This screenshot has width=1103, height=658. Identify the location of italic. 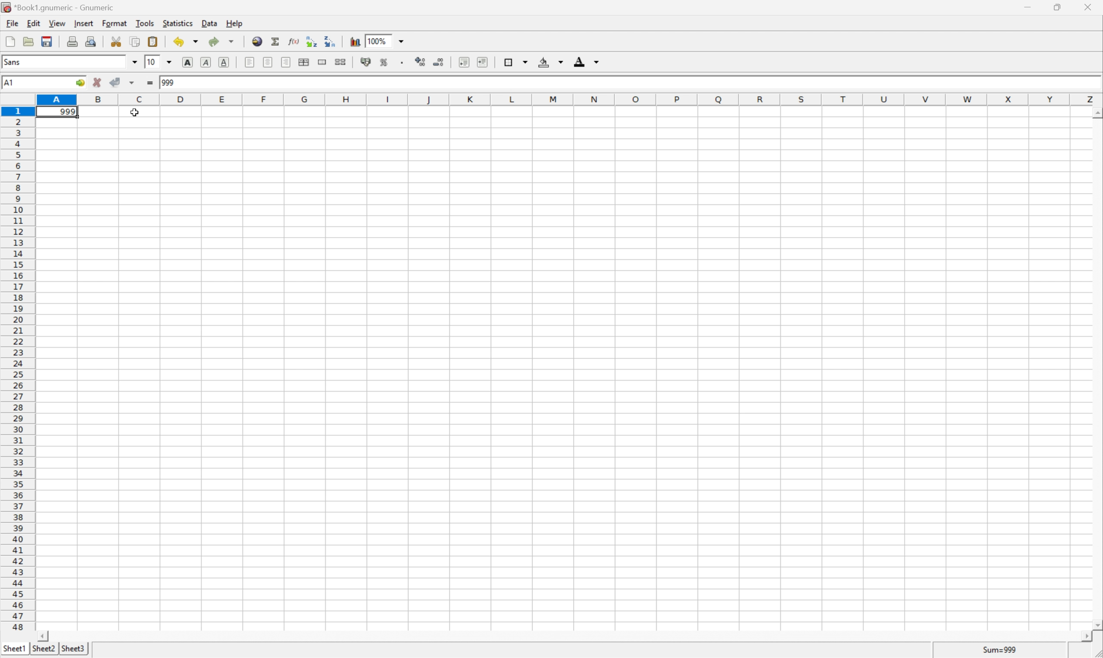
(205, 61).